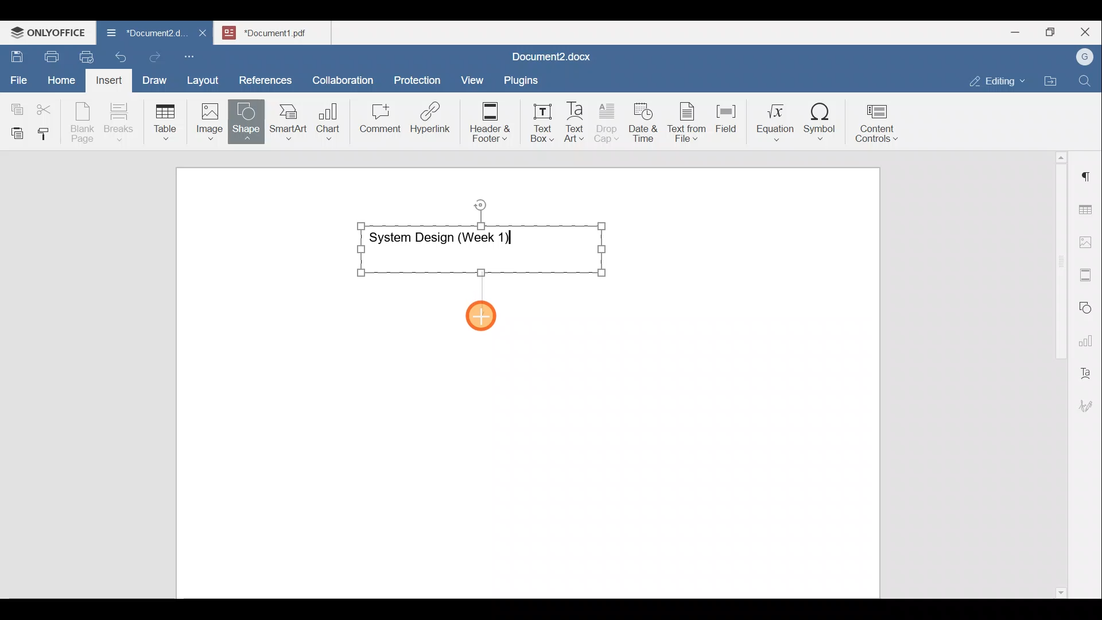  I want to click on Text box, so click(534, 123).